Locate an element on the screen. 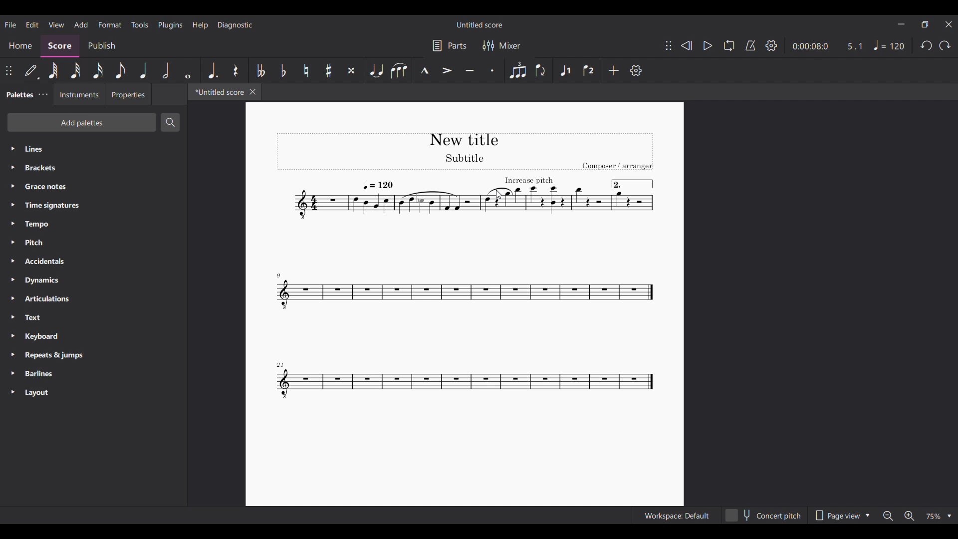 The width and height of the screenshot is (958, 539). Edit menu is located at coordinates (32, 24).